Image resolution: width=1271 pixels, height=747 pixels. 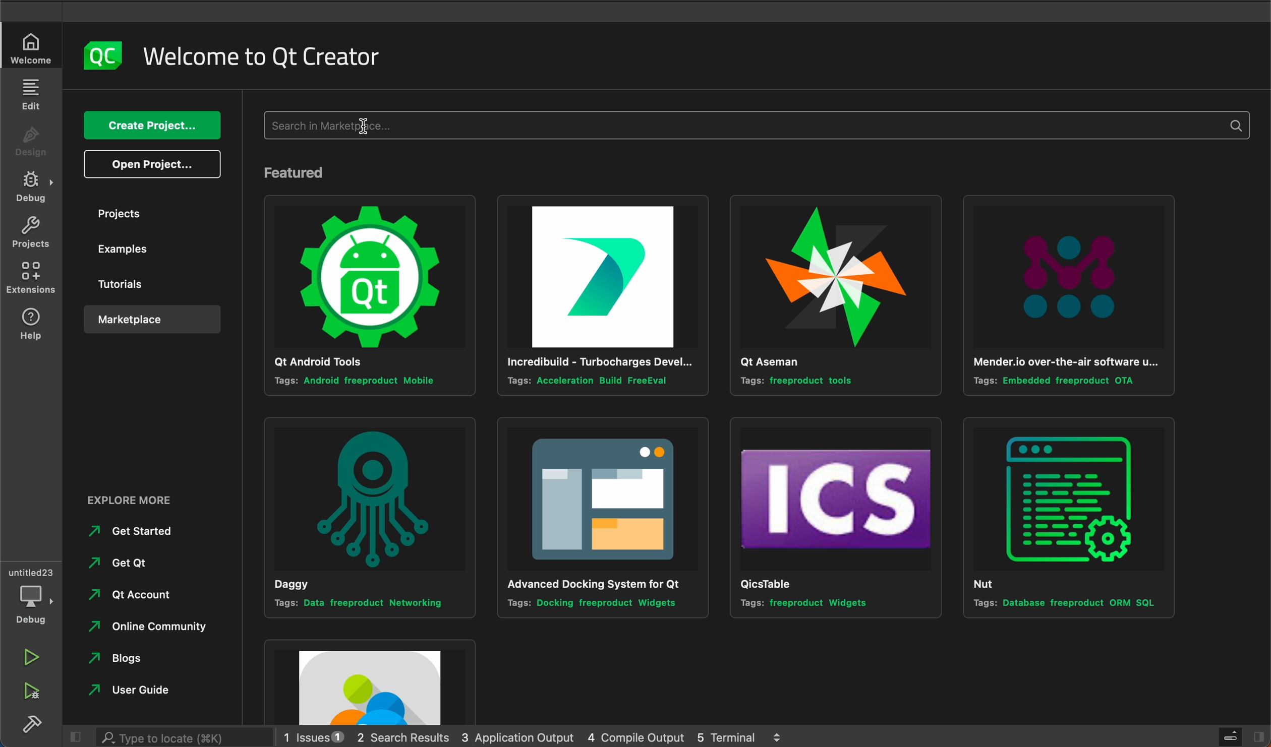 What do you see at coordinates (30, 324) in the screenshot?
I see `help` at bounding box center [30, 324].